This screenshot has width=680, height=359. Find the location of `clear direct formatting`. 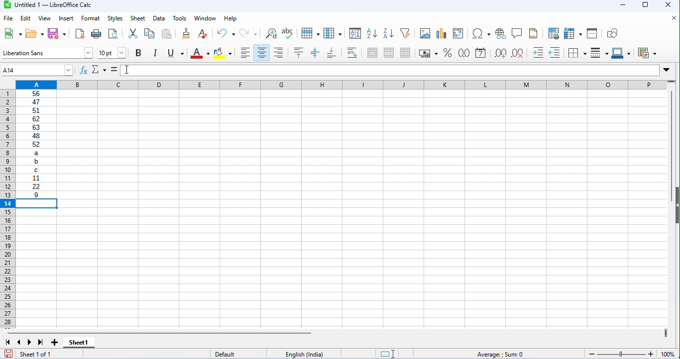

clear direct formatting is located at coordinates (203, 34).